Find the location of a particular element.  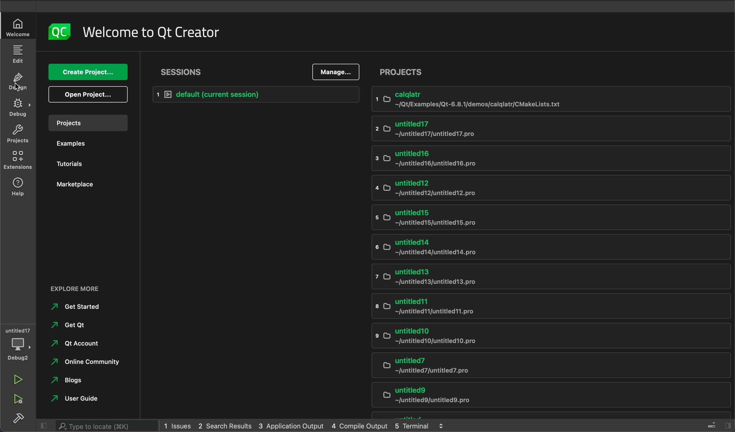

untitled12 is located at coordinates (538, 189).